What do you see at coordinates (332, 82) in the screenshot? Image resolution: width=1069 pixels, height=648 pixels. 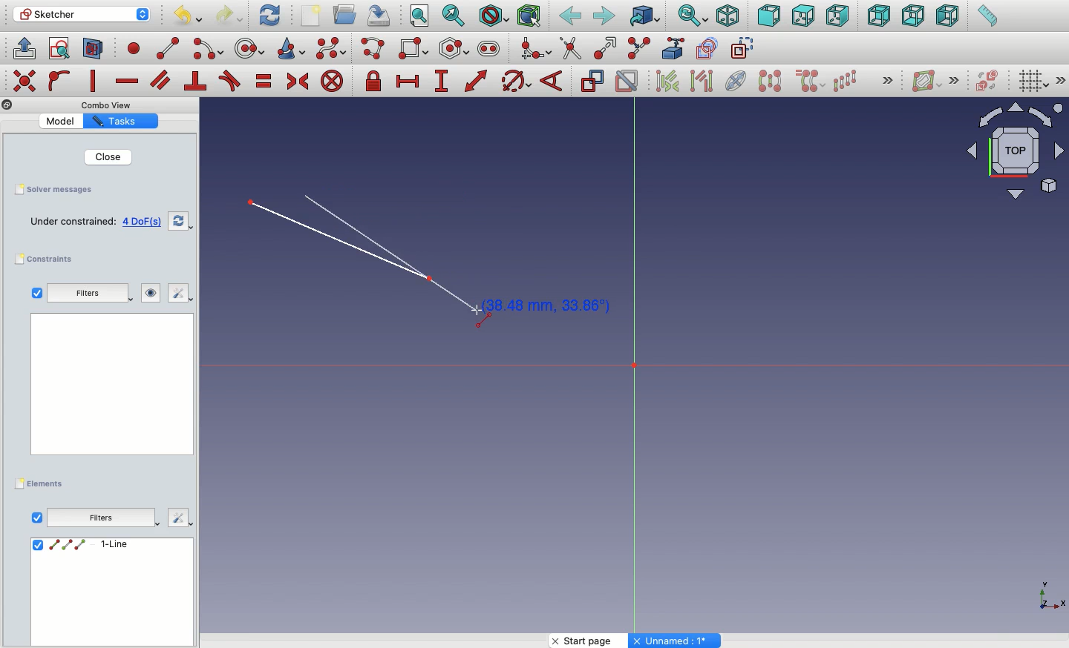 I see `Constrain block` at bounding box center [332, 82].